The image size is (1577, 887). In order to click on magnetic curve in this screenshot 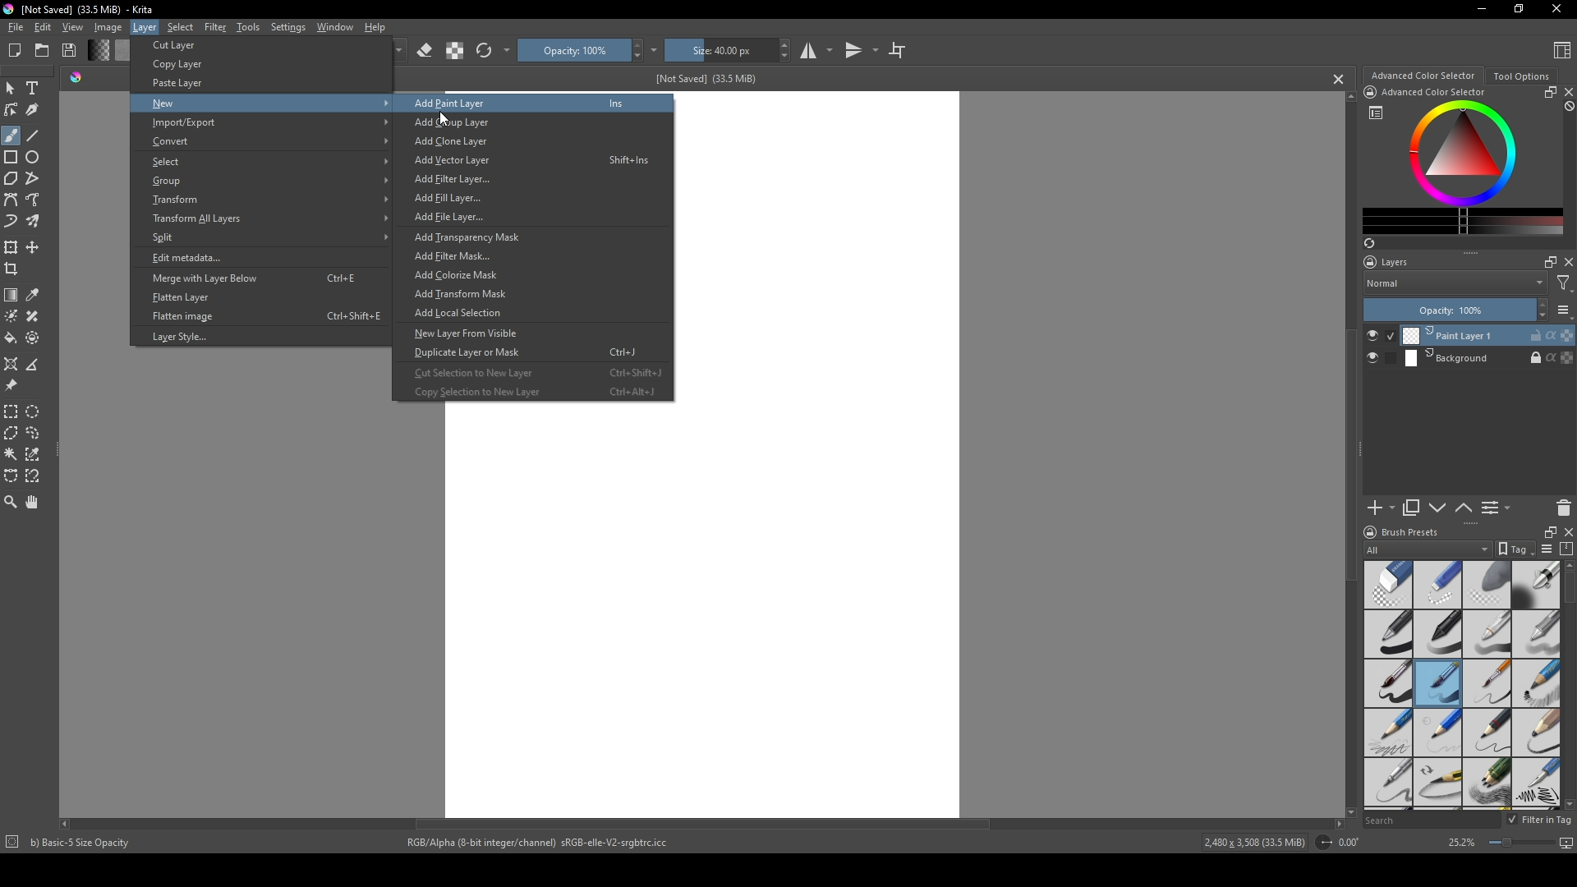, I will do `click(34, 477)`.